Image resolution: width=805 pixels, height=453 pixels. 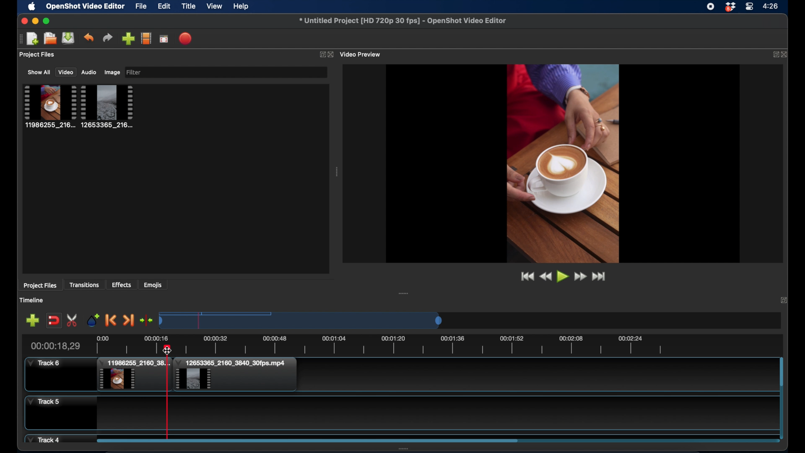 I want to click on playhead, so click(x=167, y=394).